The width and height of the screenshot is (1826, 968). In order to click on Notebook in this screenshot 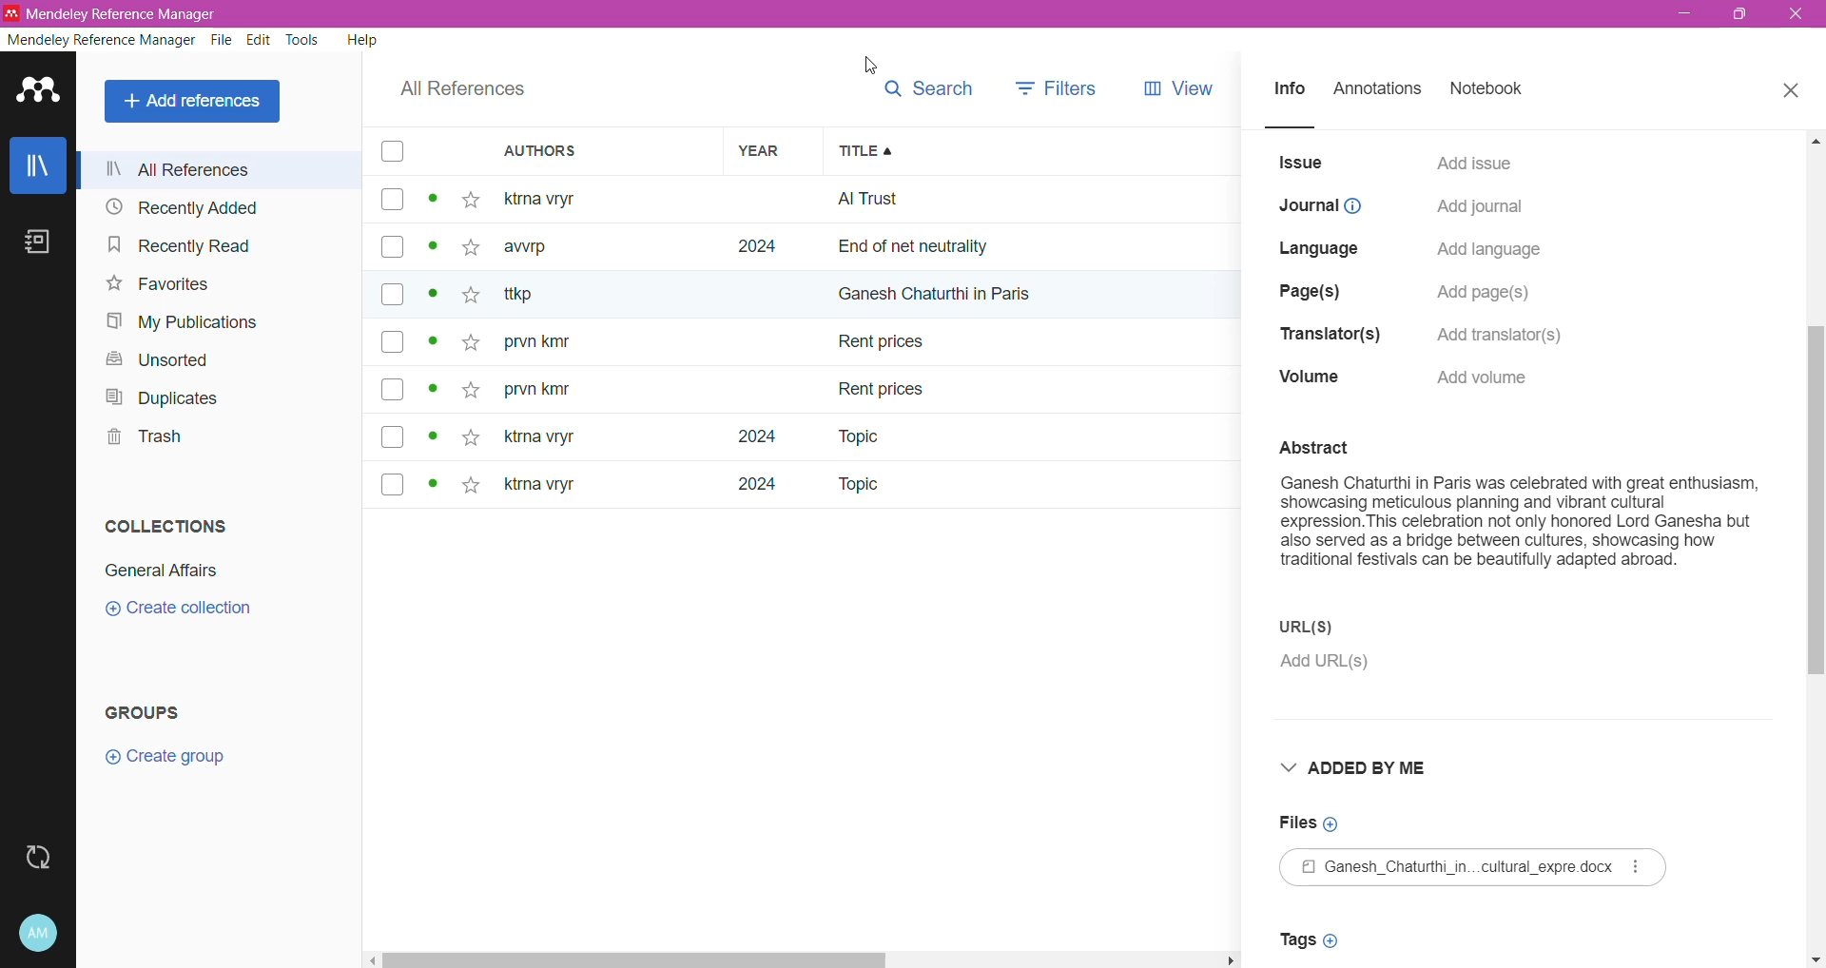, I will do `click(1493, 90)`.